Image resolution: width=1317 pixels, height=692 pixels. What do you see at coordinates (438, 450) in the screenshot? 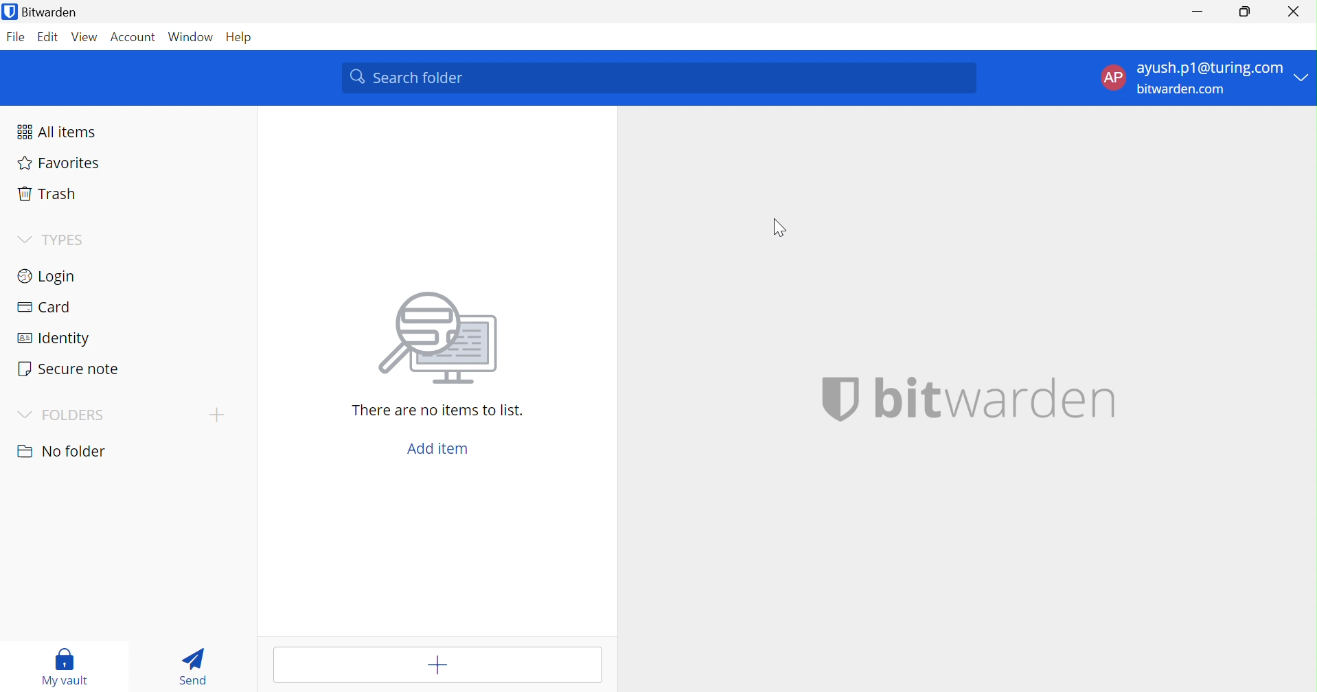
I see `Add item` at bounding box center [438, 450].